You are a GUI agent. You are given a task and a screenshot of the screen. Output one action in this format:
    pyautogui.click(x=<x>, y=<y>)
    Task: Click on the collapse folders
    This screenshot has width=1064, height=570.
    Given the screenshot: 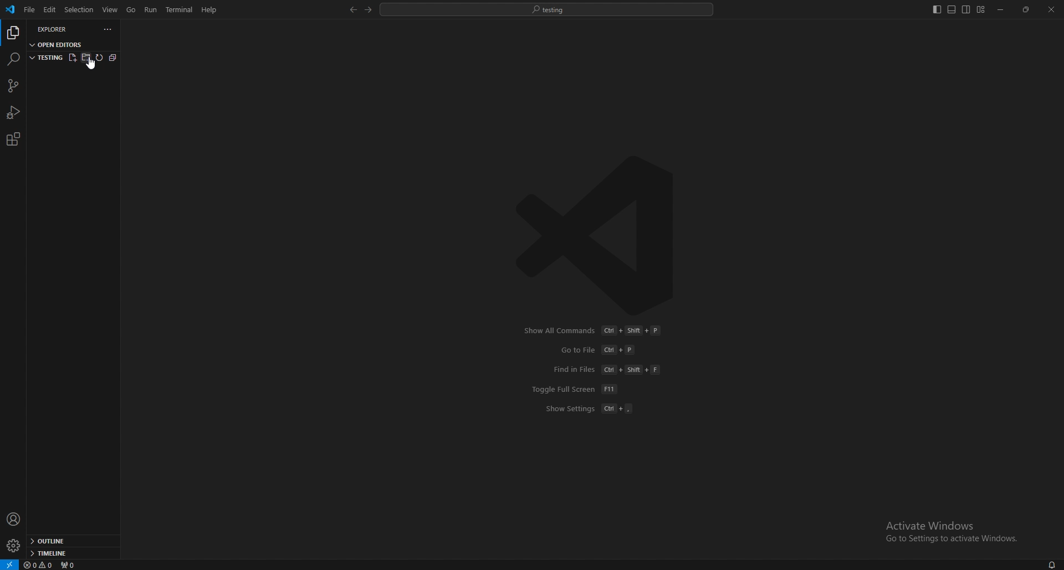 What is the action you would take?
    pyautogui.click(x=112, y=58)
    